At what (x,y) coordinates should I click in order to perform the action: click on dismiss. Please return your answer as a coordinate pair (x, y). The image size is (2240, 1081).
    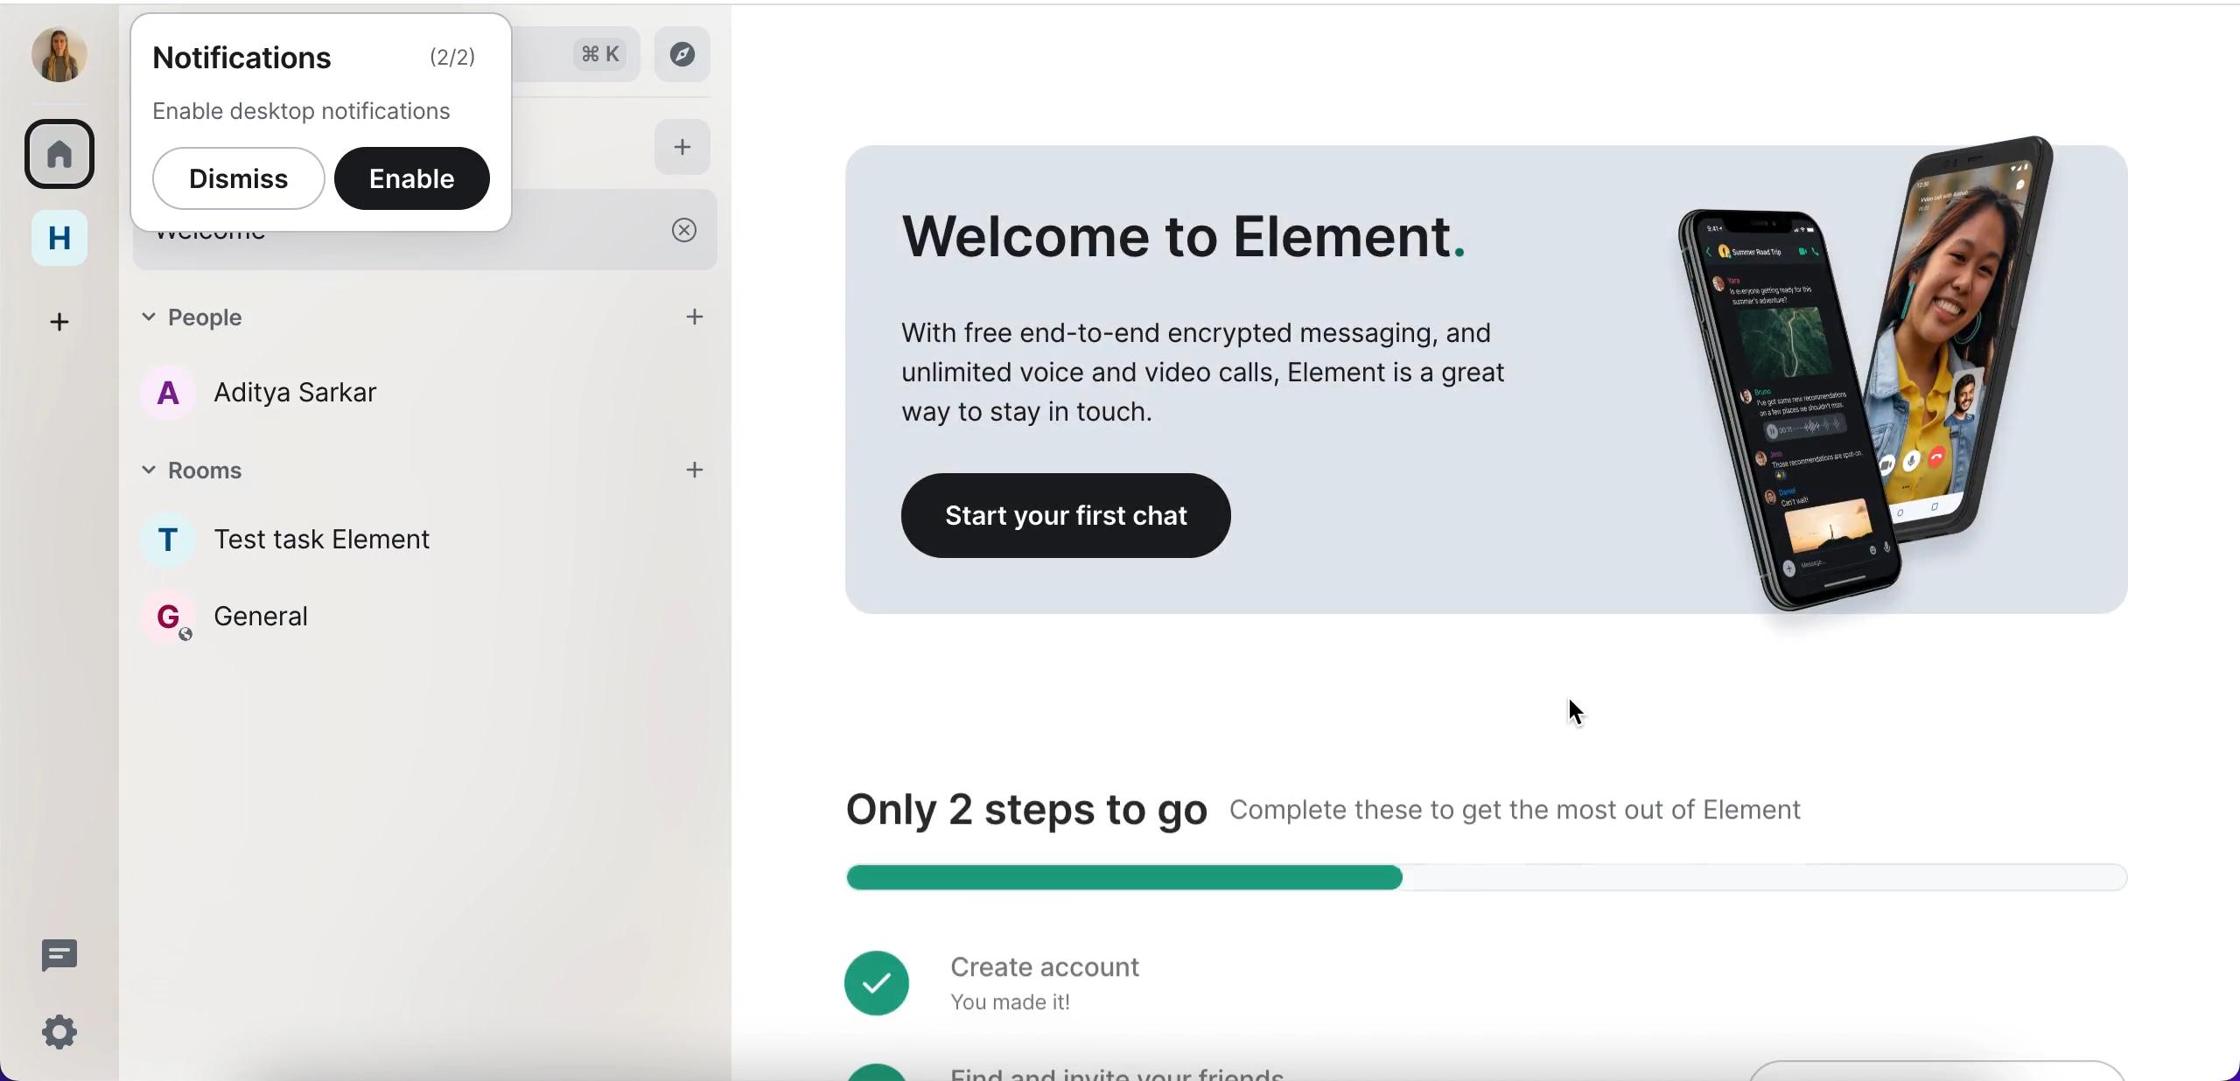
    Looking at the image, I should click on (233, 181).